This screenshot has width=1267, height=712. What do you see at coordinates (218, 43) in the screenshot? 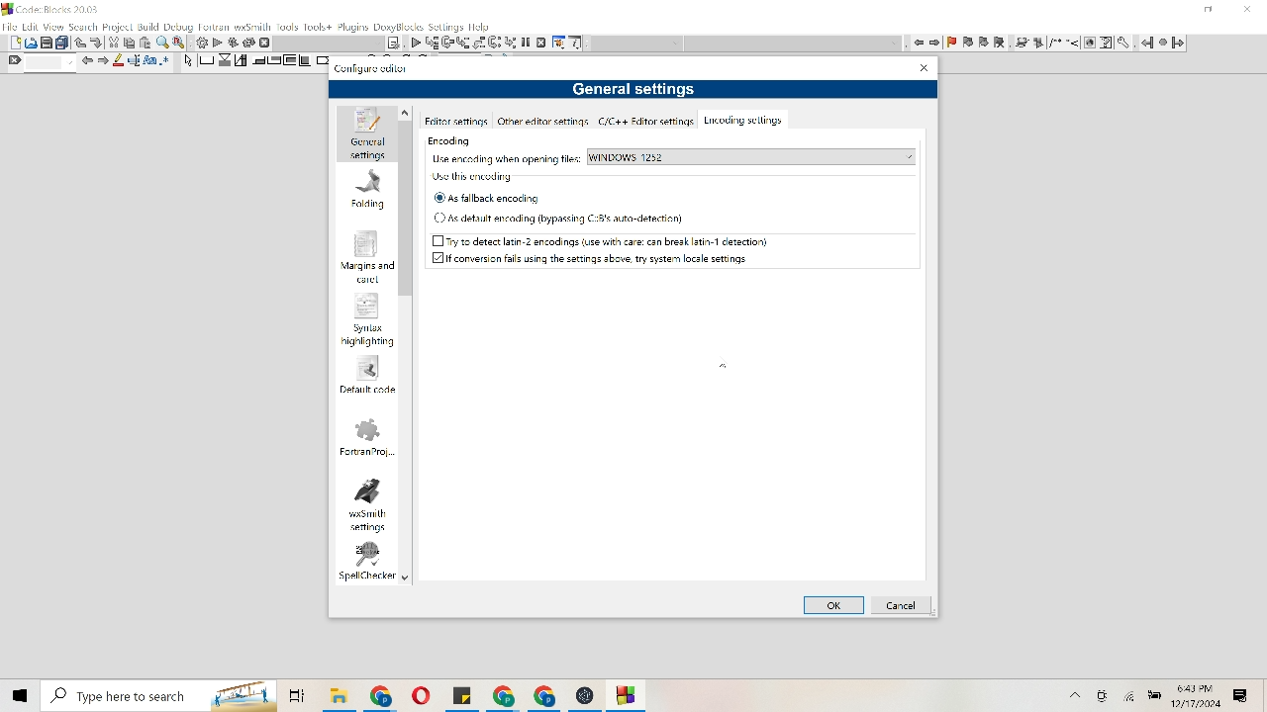
I see `Play` at bounding box center [218, 43].